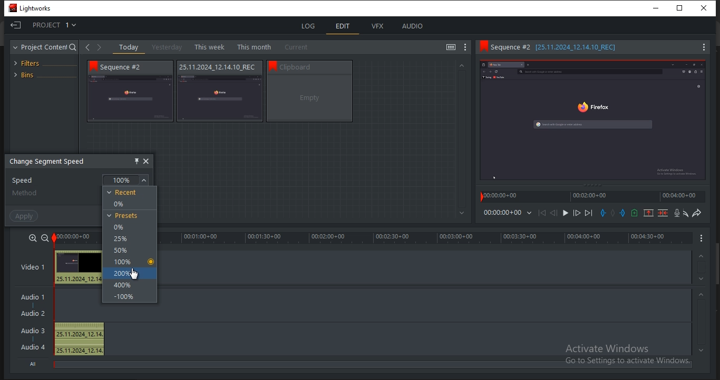 The image size is (720, 380). I want to click on timeline, so click(424, 239).